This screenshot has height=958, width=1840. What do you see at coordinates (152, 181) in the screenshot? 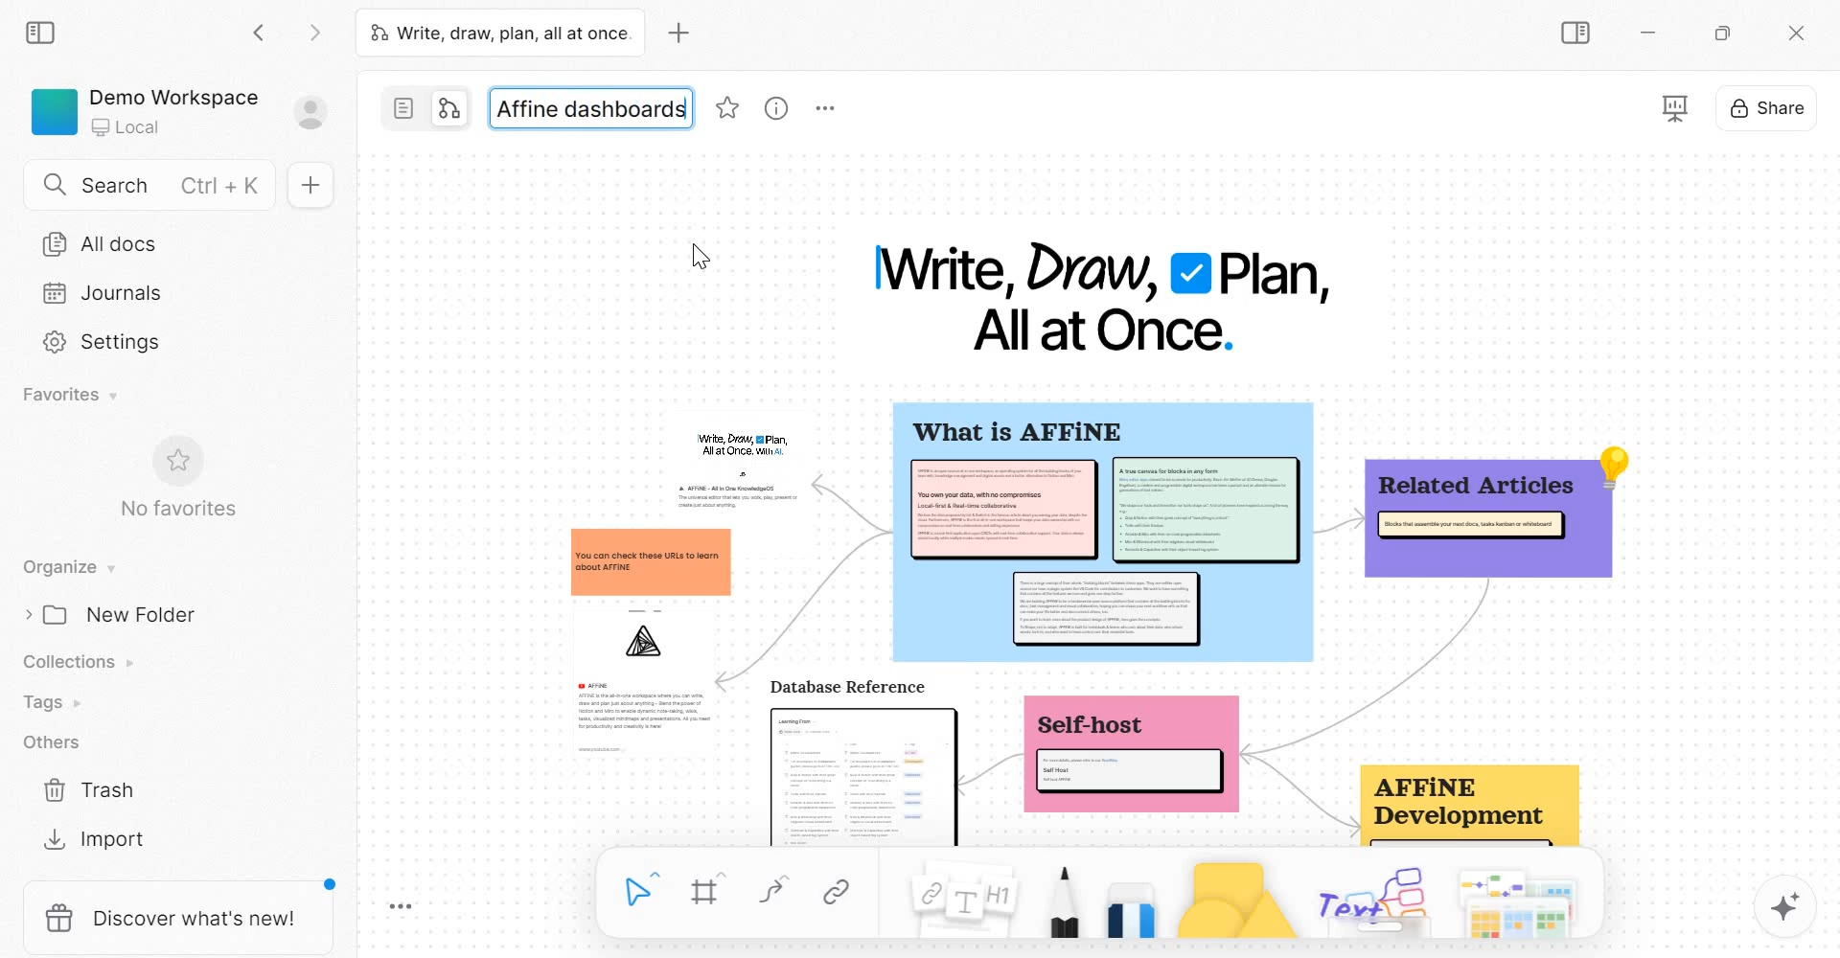
I see `Search Ctrl+K` at bounding box center [152, 181].